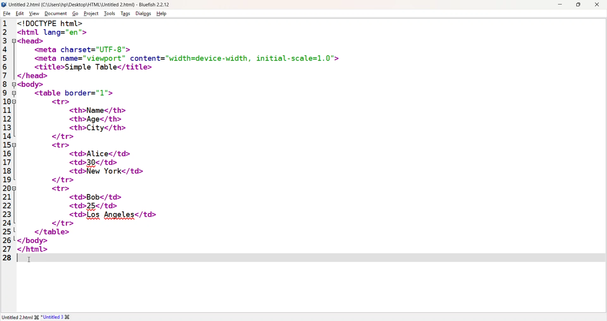 The width and height of the screenshot is (607, 321). I want to click on Untitled 2.htm, so click(16, 317).